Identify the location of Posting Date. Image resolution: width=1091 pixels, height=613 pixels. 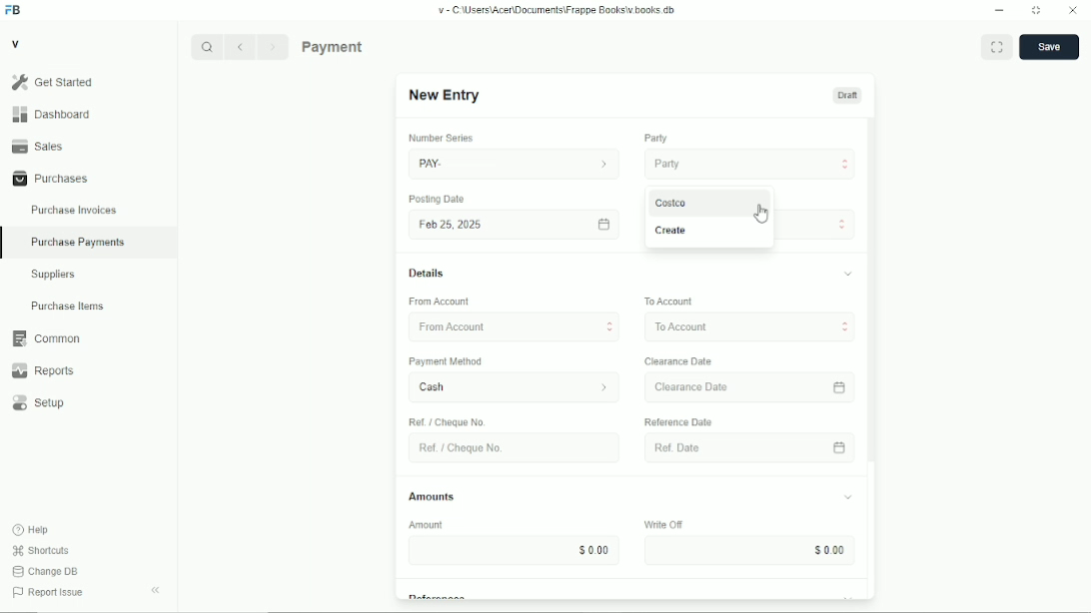
(438, 200).